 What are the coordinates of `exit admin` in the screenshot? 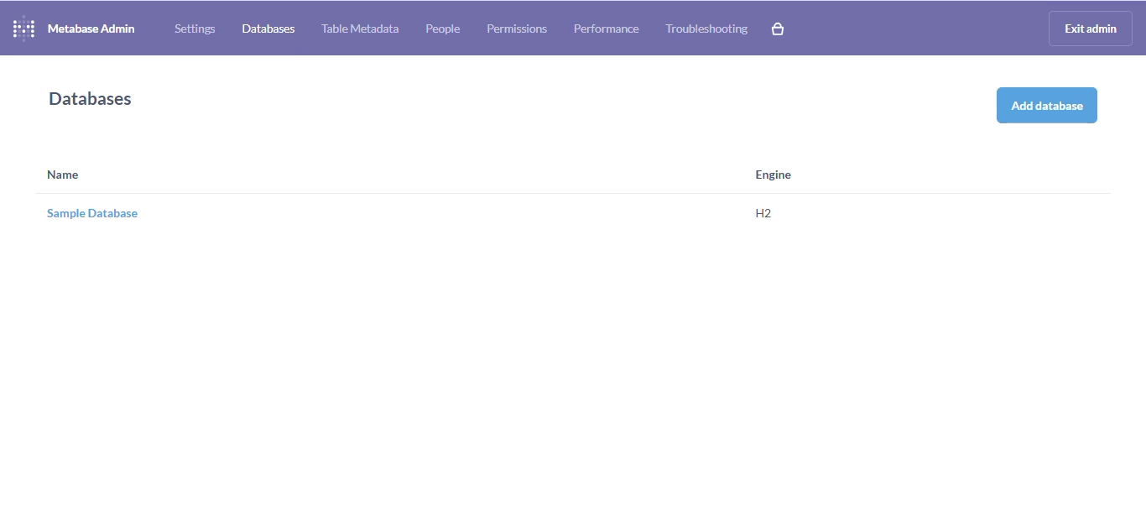 It's located at (1091, 29).